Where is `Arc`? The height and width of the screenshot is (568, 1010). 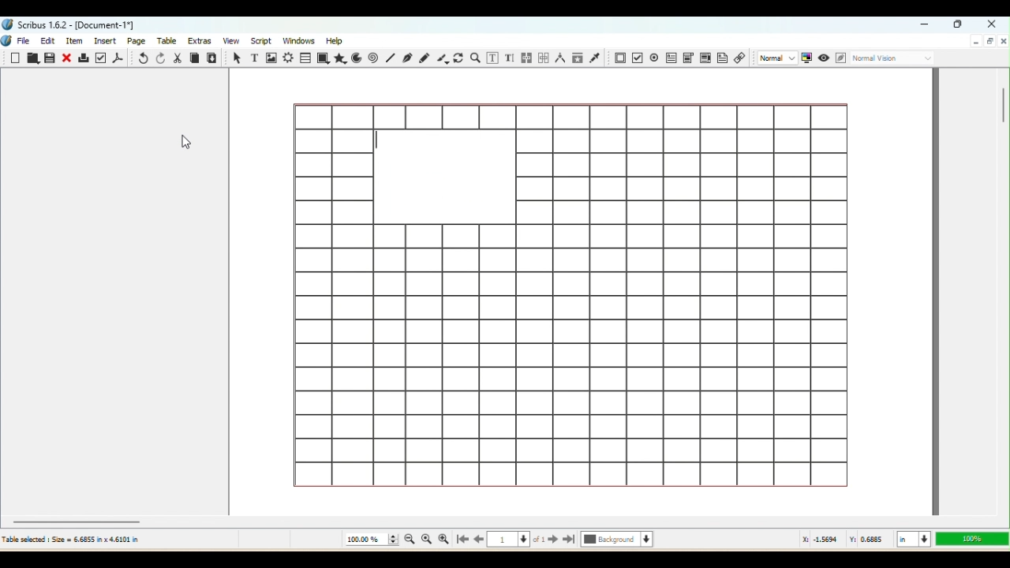 Arc is located at coordinates (358, 58).